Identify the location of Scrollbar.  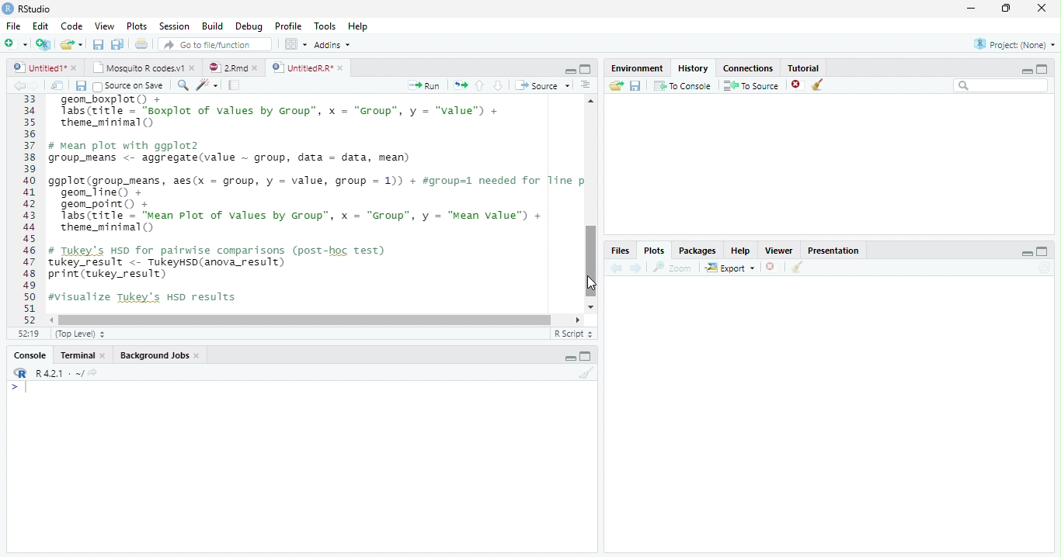
(317, 319).